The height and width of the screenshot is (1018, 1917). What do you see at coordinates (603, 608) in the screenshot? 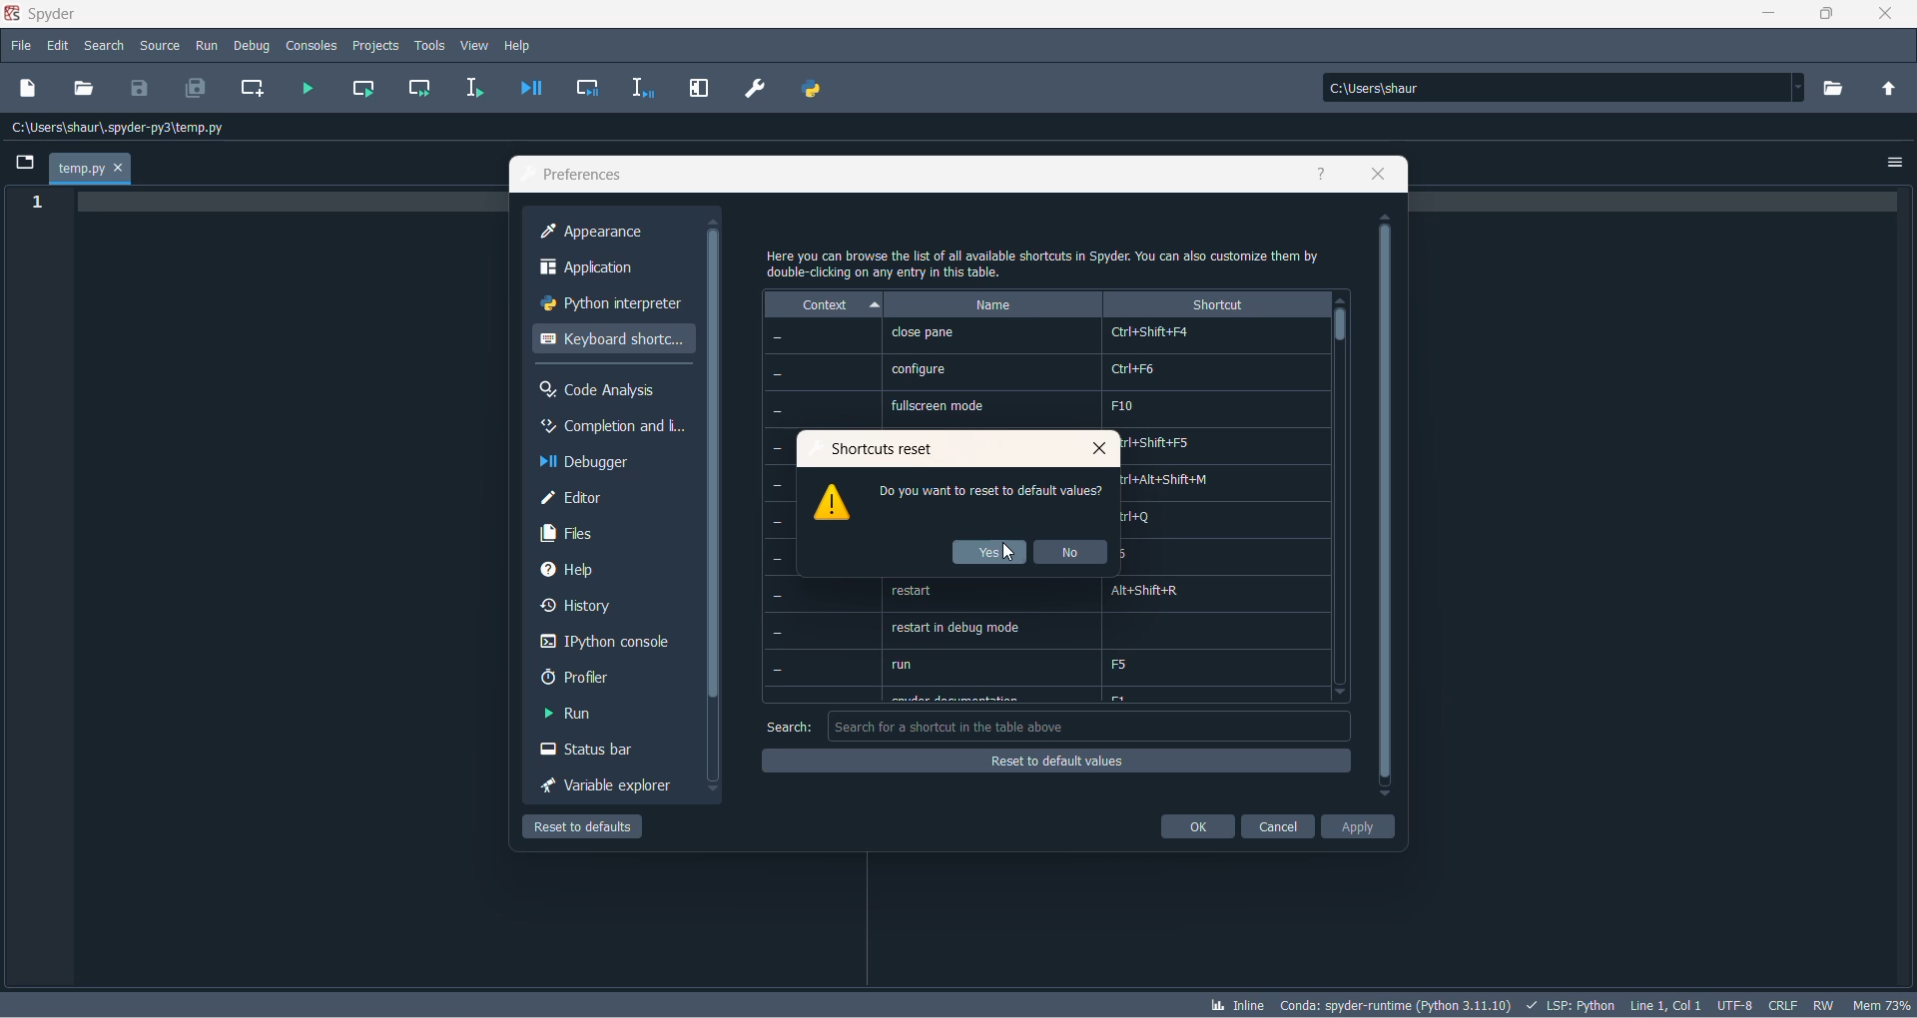
I see `history` at bounding box center [603, 608].